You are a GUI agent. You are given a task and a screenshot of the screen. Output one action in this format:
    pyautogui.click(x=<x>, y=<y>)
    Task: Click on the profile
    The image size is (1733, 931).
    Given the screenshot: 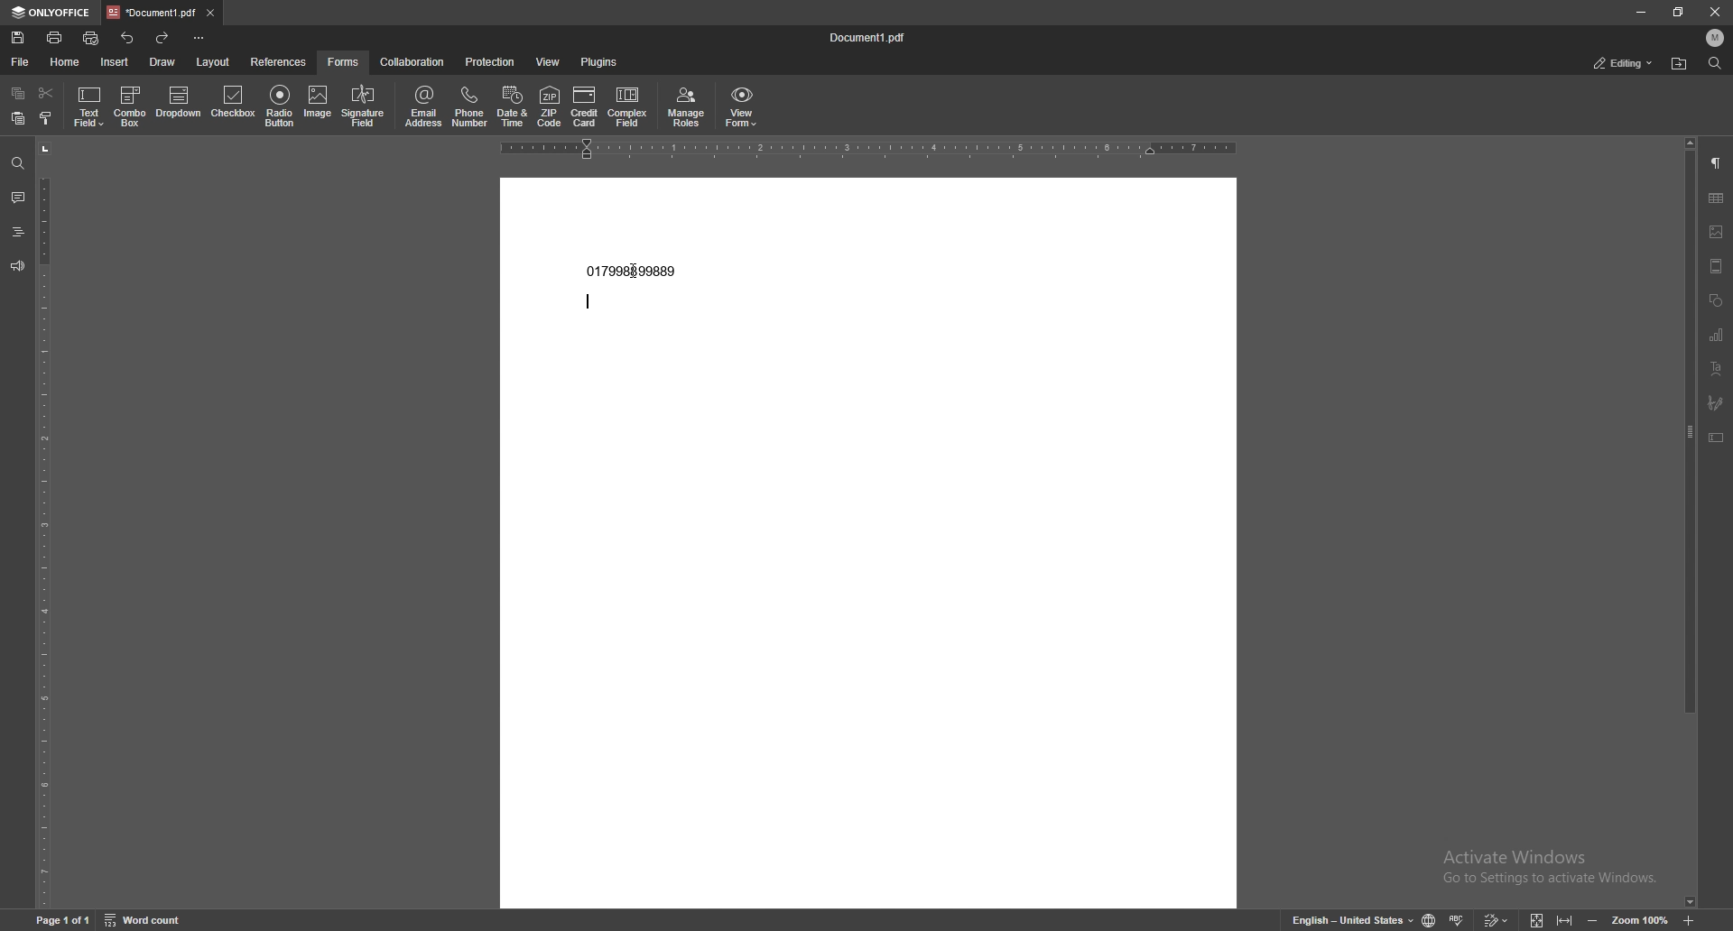 What is the action you would take?
    pyautogui.click(x=1715, y=38)
    